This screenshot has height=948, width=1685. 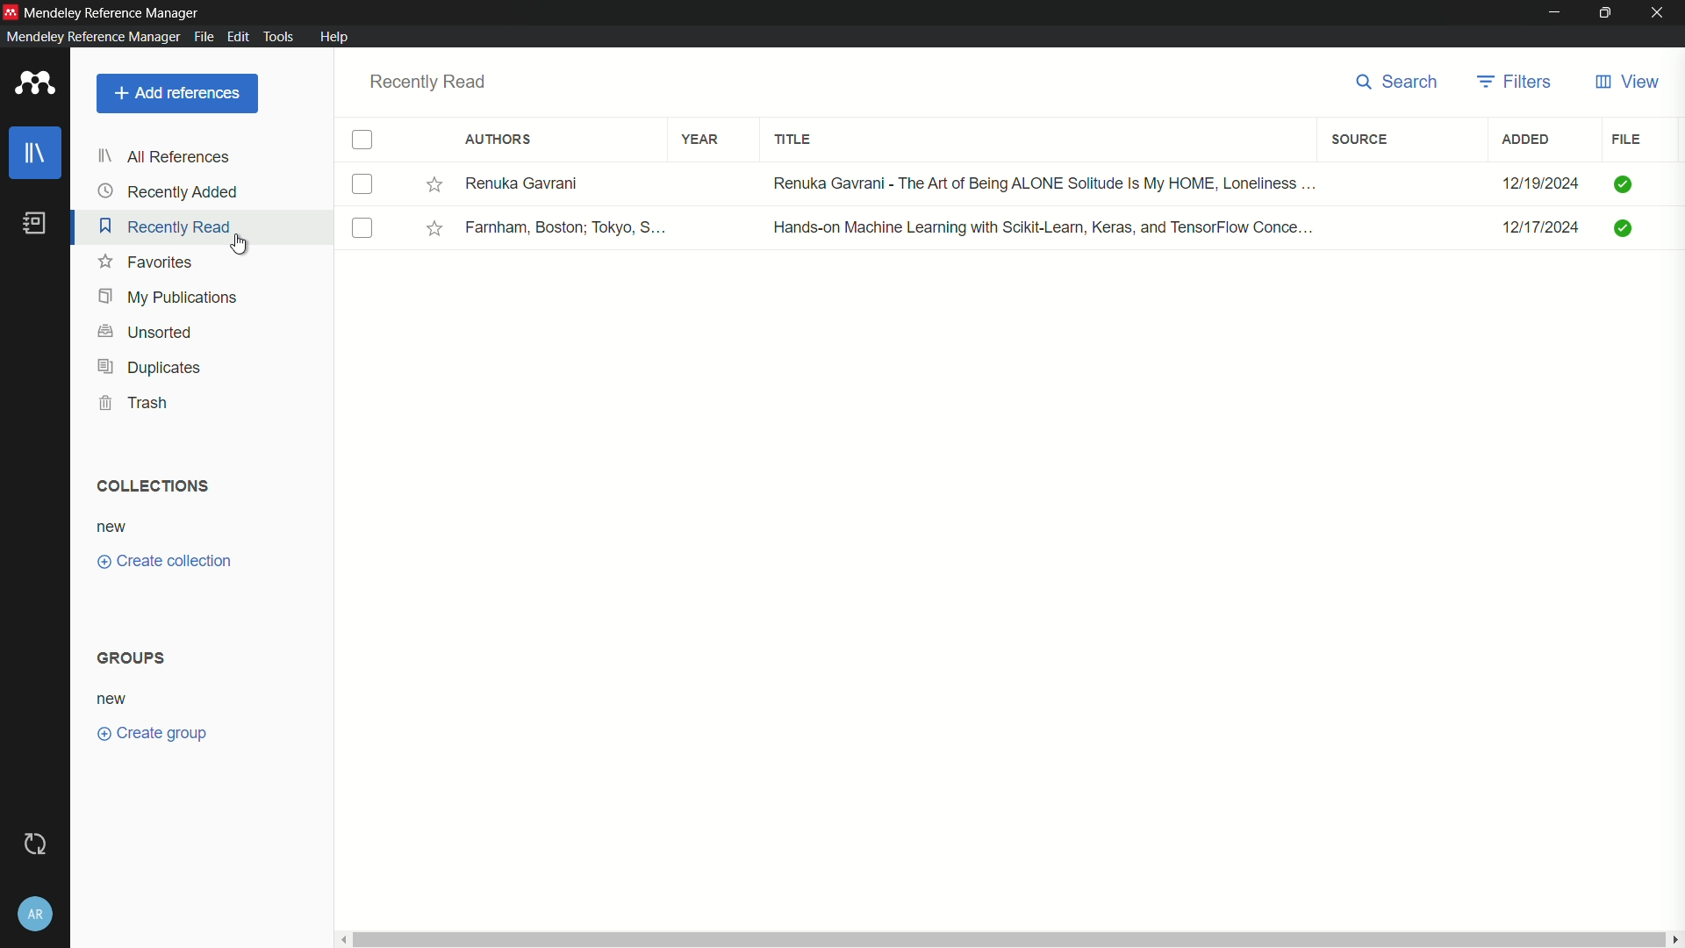 I want to click on Check, so click(x=1627, y=185).